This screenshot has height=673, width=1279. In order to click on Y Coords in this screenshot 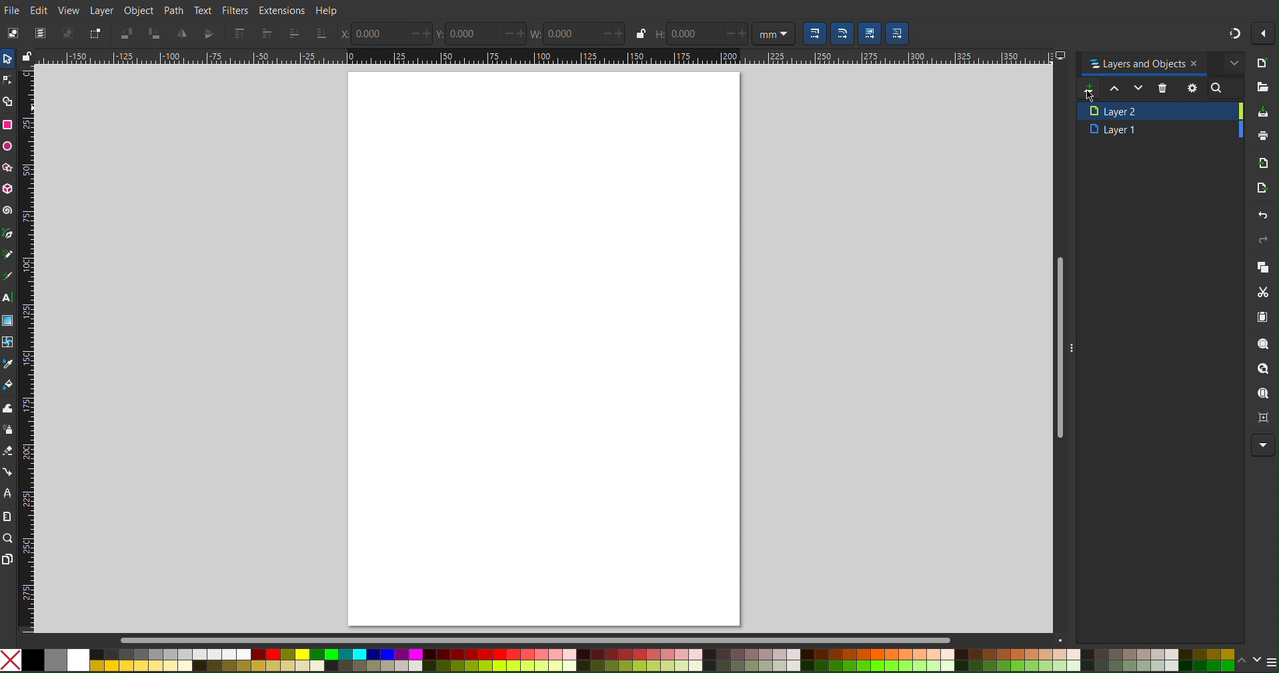, I will do `click(483, 34)`.